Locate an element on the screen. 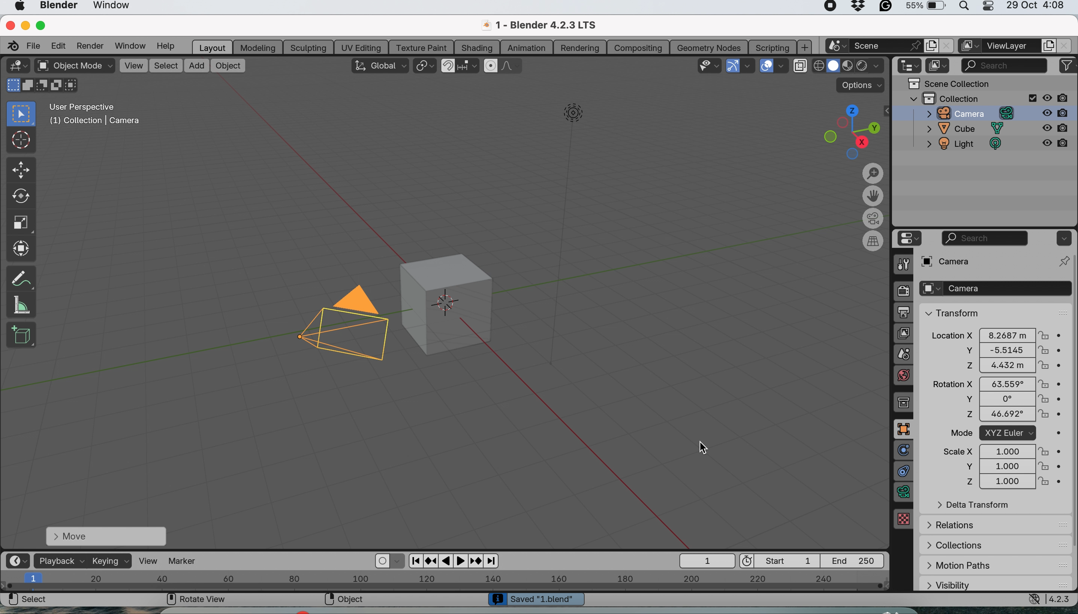 This screenshot has height=614, width=1078. grammarly is located at coordinates (886, 8).